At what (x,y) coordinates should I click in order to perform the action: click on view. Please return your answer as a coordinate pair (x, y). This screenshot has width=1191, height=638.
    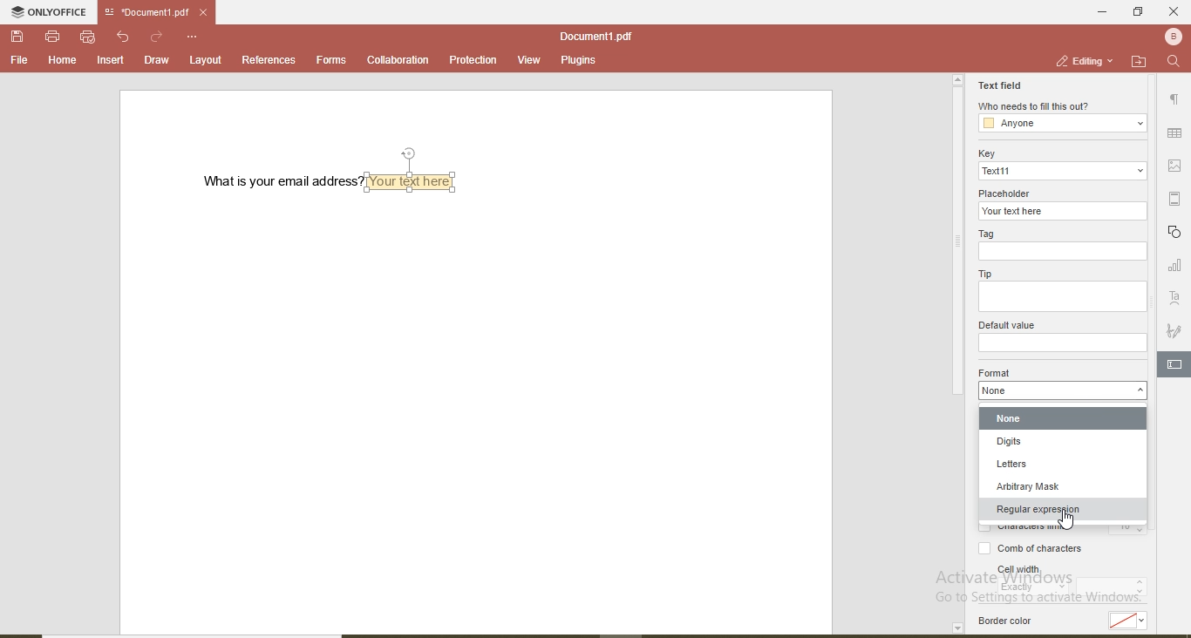
    Looking at the image, I should click on (527, 58).